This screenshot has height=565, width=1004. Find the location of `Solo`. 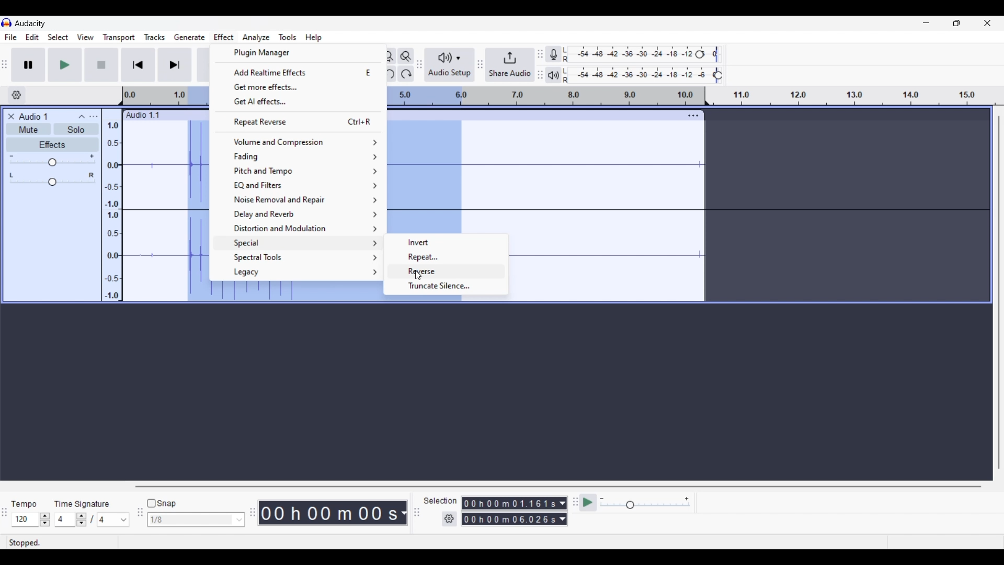

Solo is located at coordinates (76, 129).